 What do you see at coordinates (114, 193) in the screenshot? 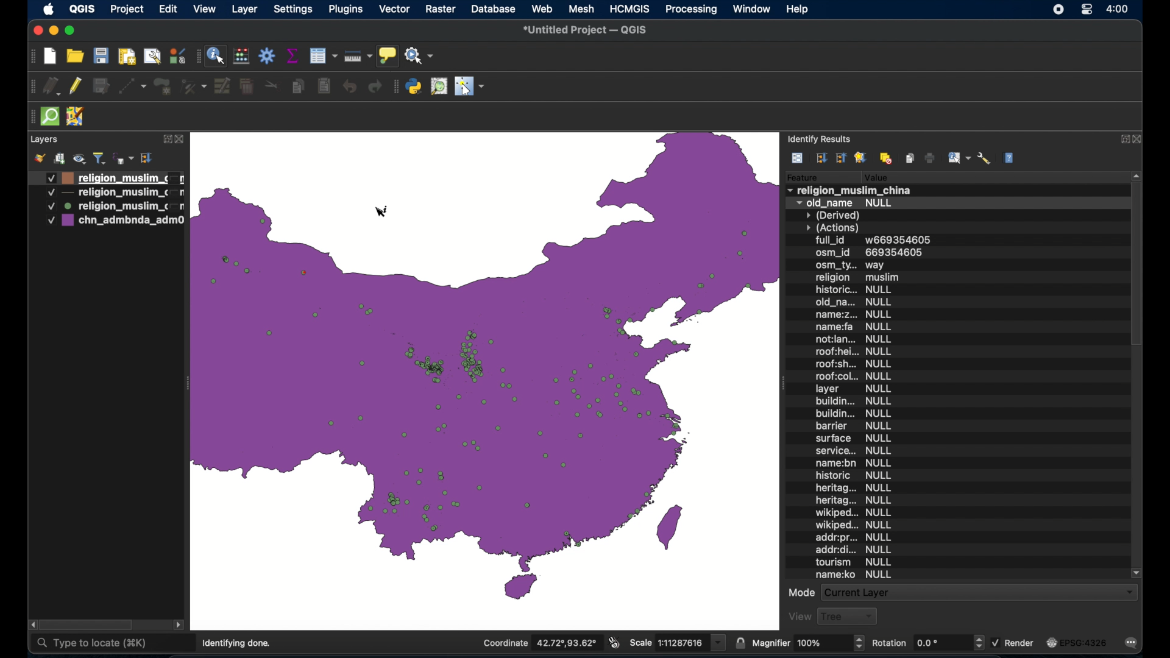
I see `layer 2` at bounding box center [114, 193].